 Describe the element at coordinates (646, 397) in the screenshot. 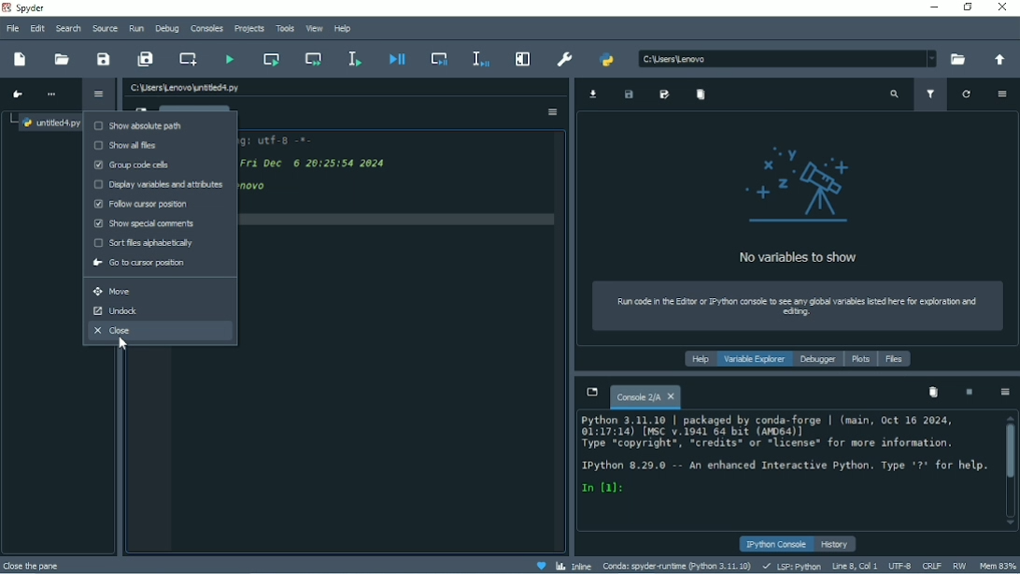

I see `Console` at that location.